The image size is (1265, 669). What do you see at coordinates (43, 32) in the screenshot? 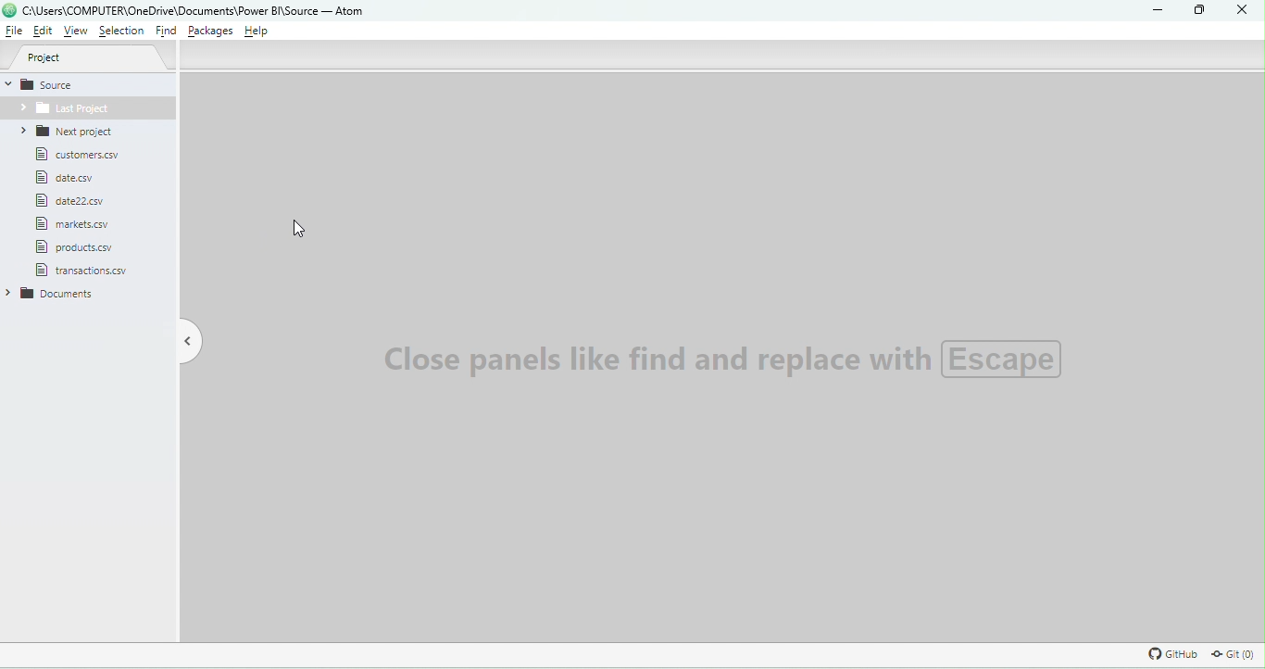
I see `Edit` at bounding box center [43, 32].